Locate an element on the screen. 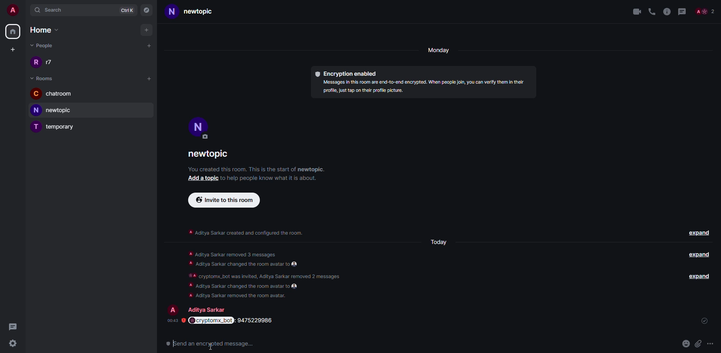 This screenshot has height=353, width=721. temporary is located at coordinates (55, 127).